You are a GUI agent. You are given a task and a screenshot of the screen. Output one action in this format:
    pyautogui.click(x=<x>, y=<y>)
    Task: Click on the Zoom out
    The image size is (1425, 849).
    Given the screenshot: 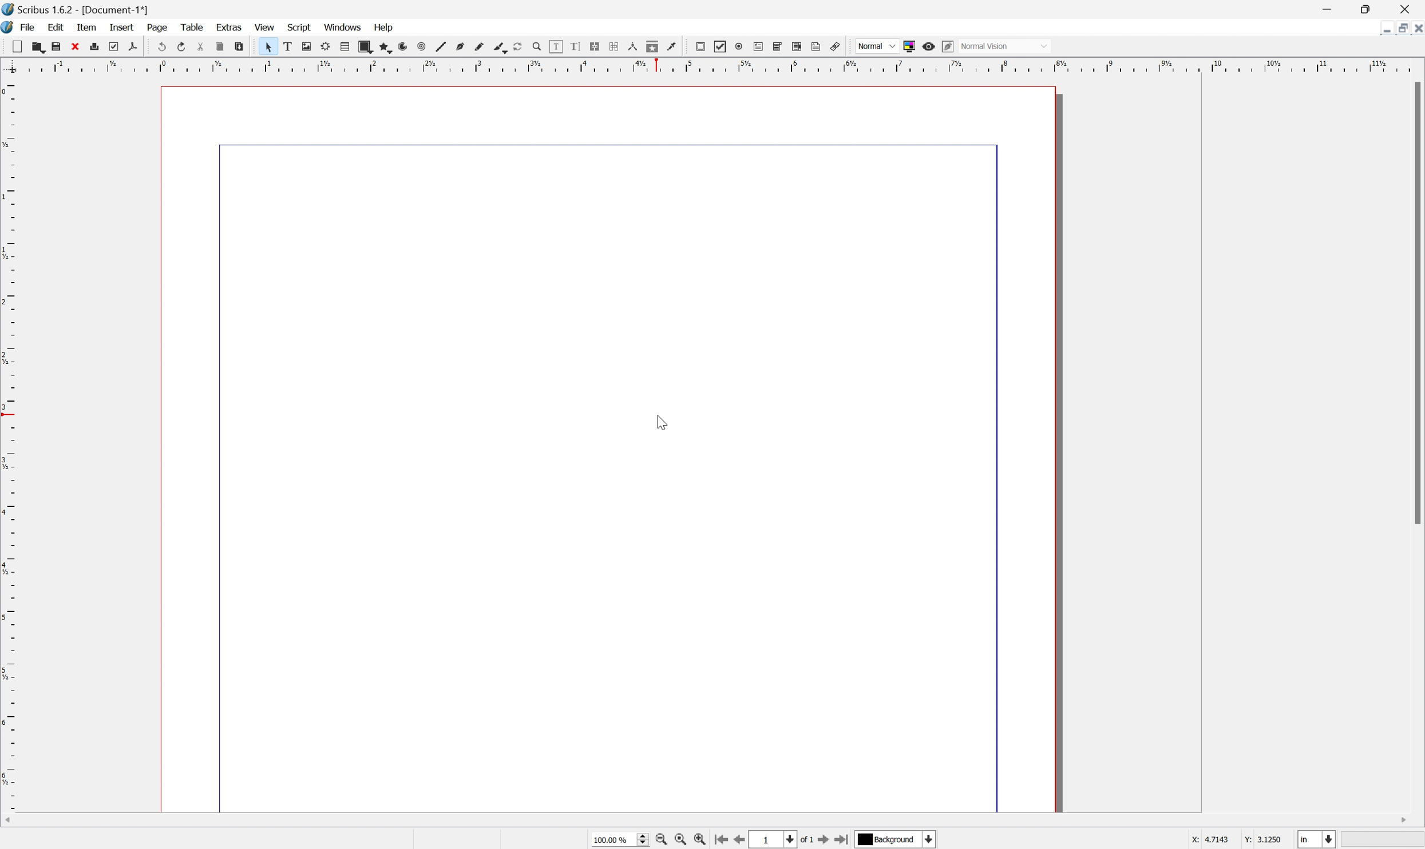 What is the action you would take?
    pyautogui.click(x=658, y=841)
    